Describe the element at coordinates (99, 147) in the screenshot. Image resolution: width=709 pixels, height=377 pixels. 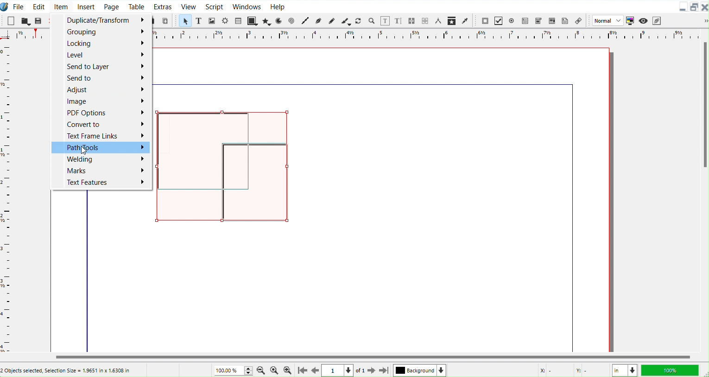
I see `Path Tools` at that location.